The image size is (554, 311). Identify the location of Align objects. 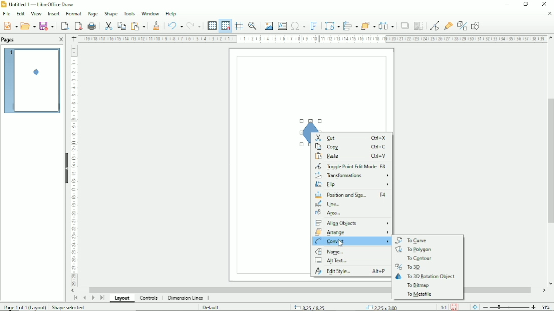
(350, 25).